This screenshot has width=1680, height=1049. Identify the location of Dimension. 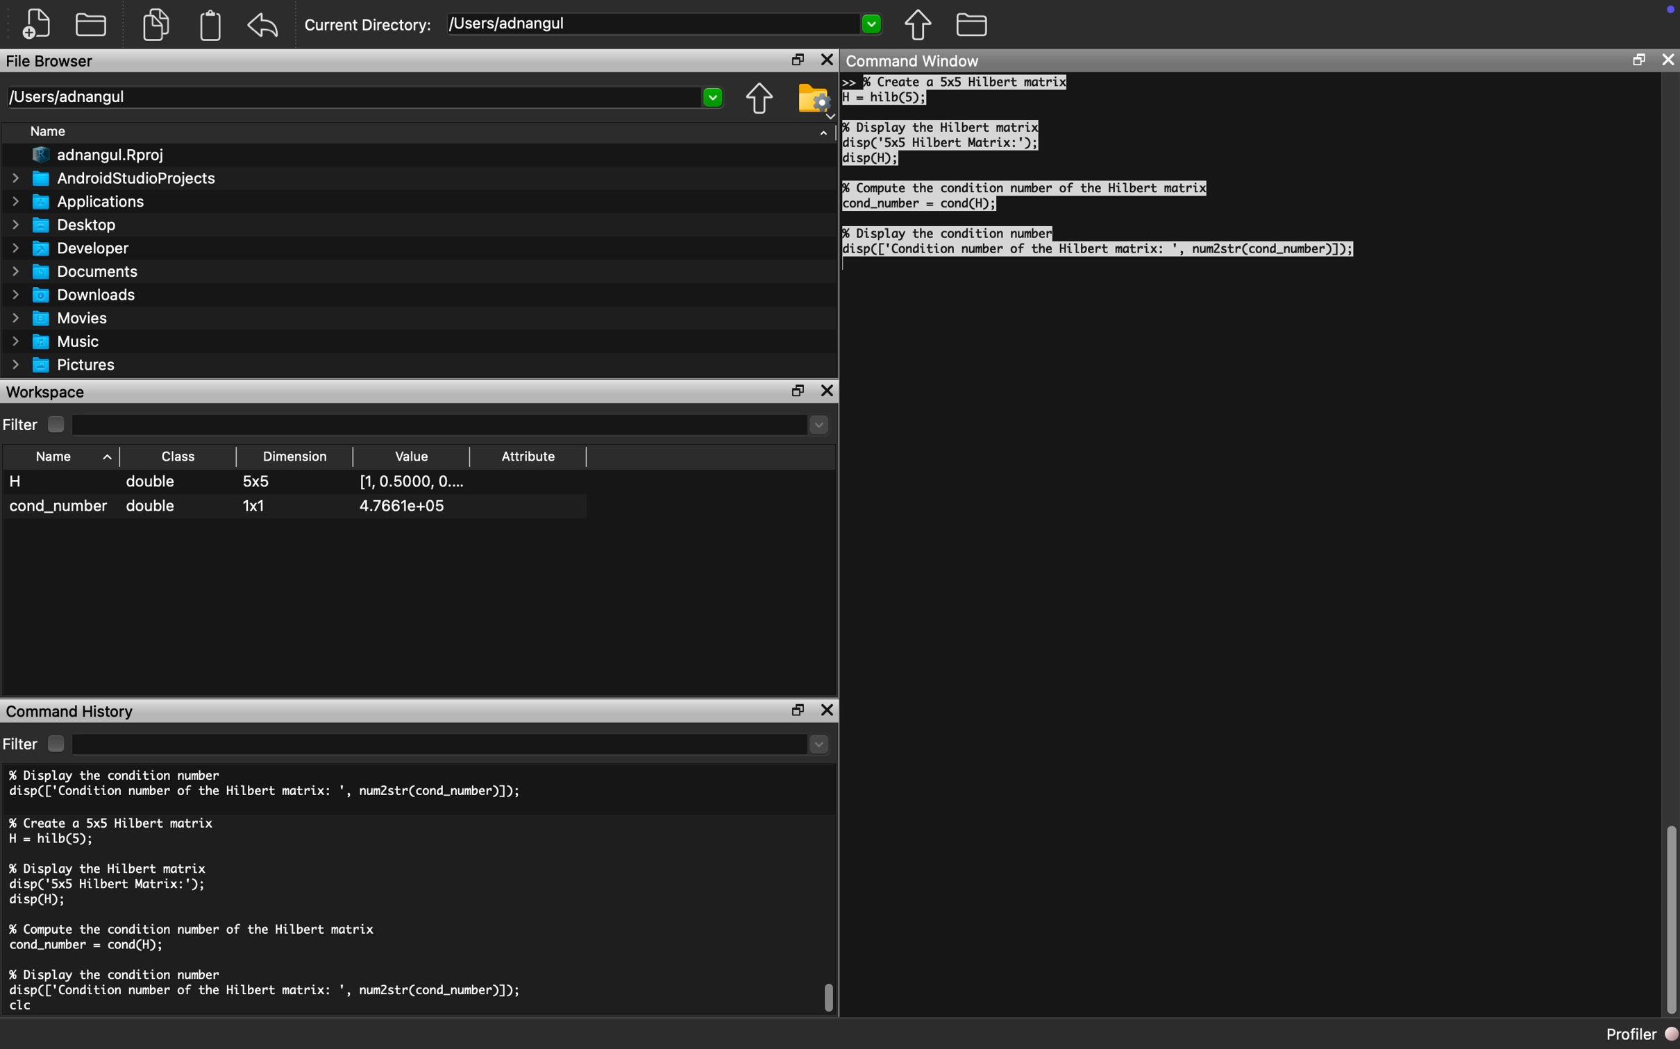
(300, 457).